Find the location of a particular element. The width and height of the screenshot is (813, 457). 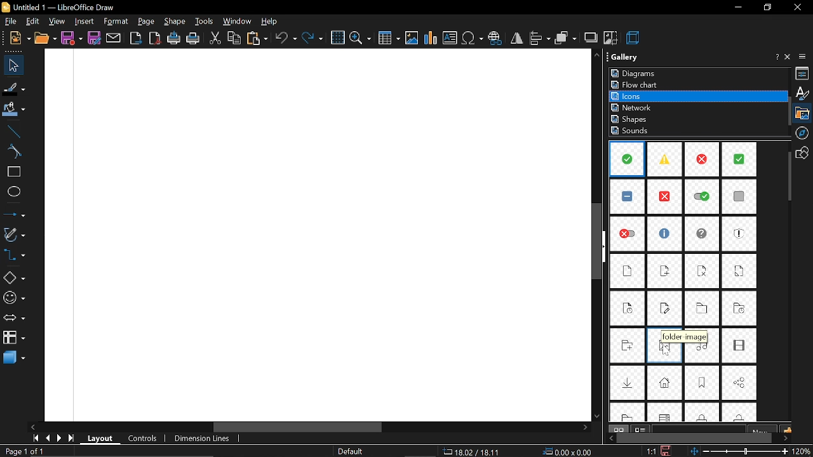

open is located at coordinates (45, 38).